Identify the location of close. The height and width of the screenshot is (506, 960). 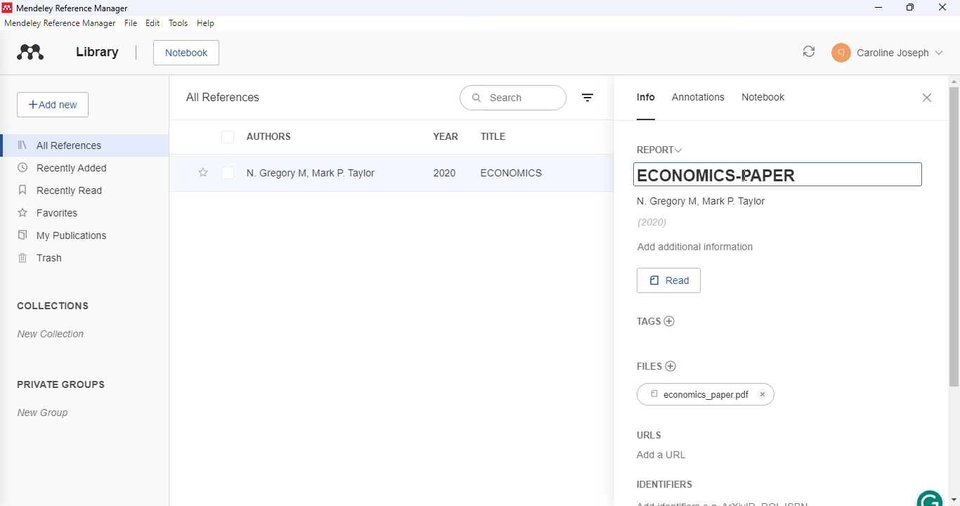
(942, 7).